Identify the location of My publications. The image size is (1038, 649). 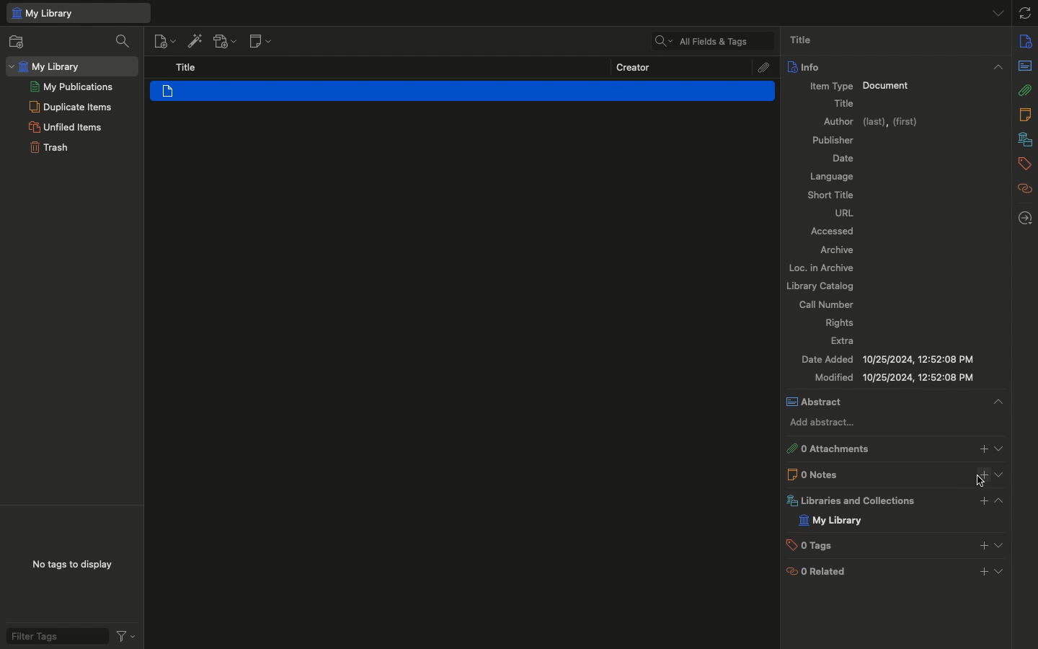
(71, 87).